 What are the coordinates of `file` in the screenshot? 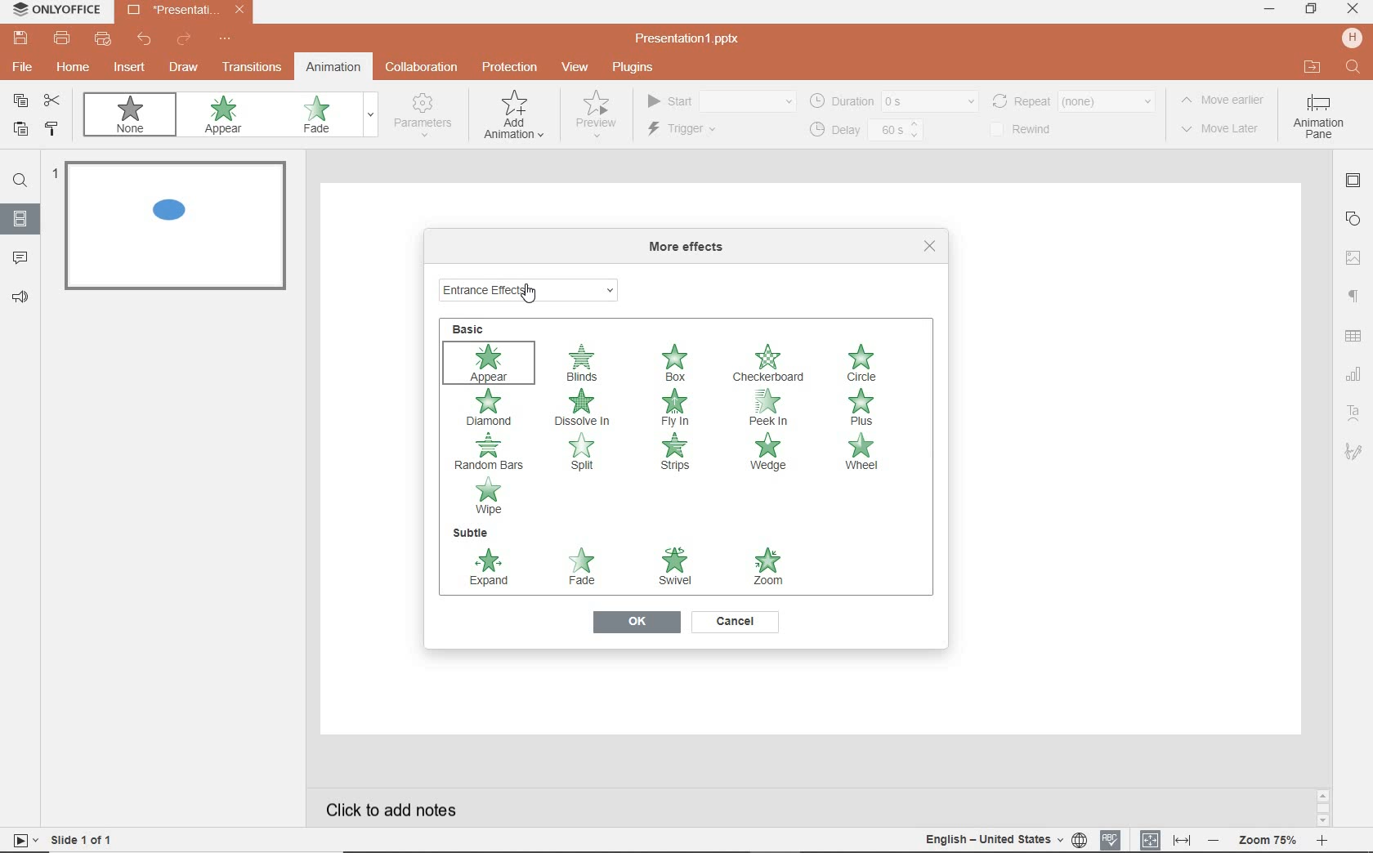 It's located at (20, 69).